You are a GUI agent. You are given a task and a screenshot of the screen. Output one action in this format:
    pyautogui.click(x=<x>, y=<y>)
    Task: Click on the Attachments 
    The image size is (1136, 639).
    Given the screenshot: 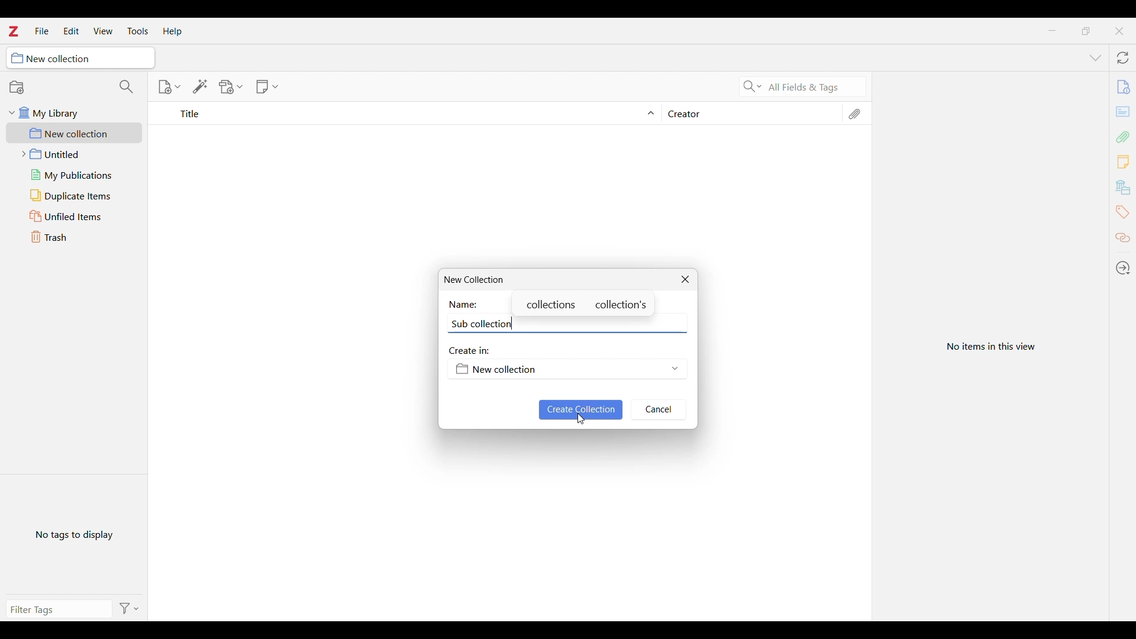 What is the action you would take?
    pyautogui.click(x=854, y=114)
    